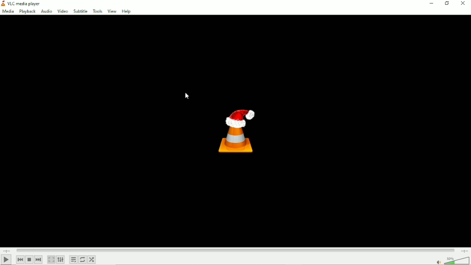 Image resolution: width=471 pixels, height=265 pixels. I want to click on Subtitle, so click(80, 11).